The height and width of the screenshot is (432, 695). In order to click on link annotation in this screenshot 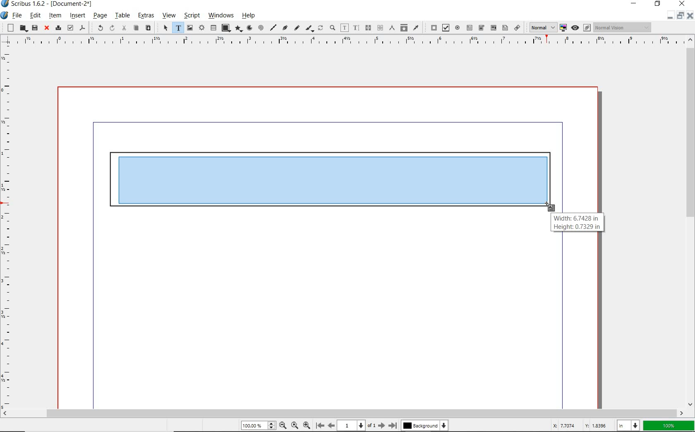, I will do `click(517, 27)`.